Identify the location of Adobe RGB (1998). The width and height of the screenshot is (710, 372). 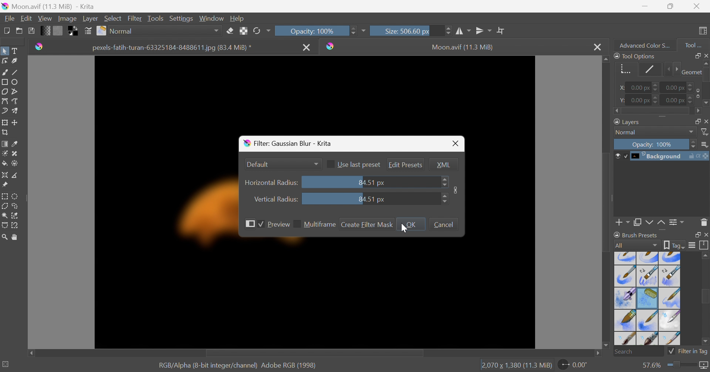
(288, 365).